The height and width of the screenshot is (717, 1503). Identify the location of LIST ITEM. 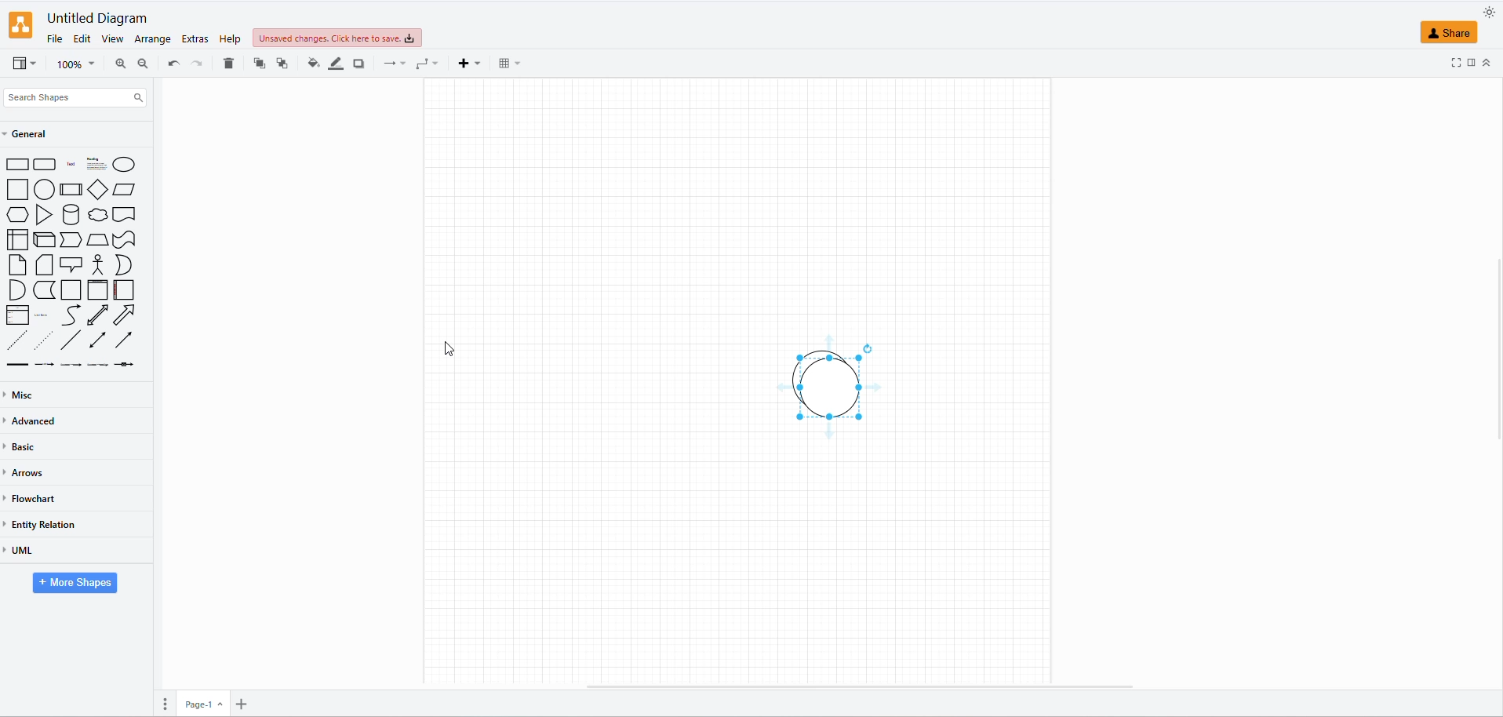
(42, 316).